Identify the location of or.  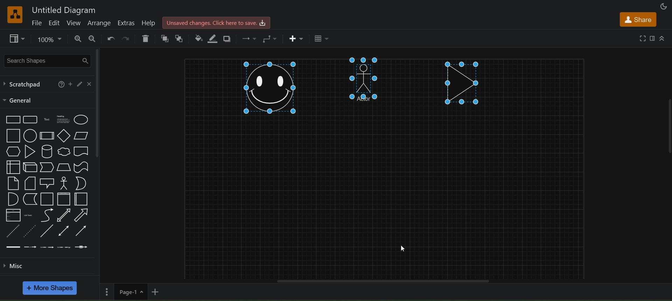
(79, 183).